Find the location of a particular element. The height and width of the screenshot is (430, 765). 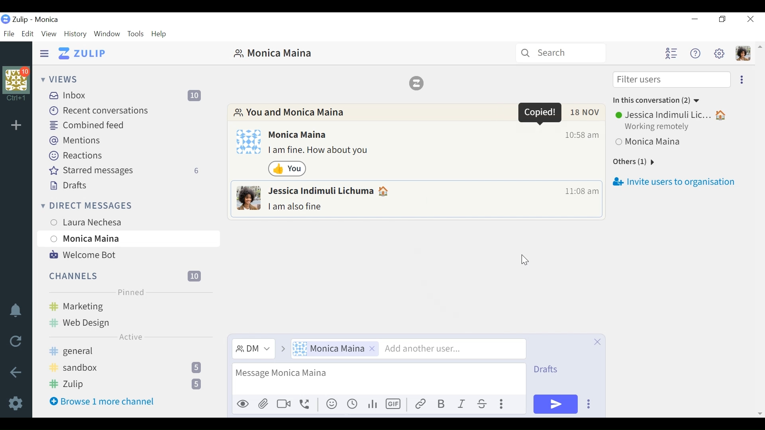

Pinned is located at coordinates (129, 291).